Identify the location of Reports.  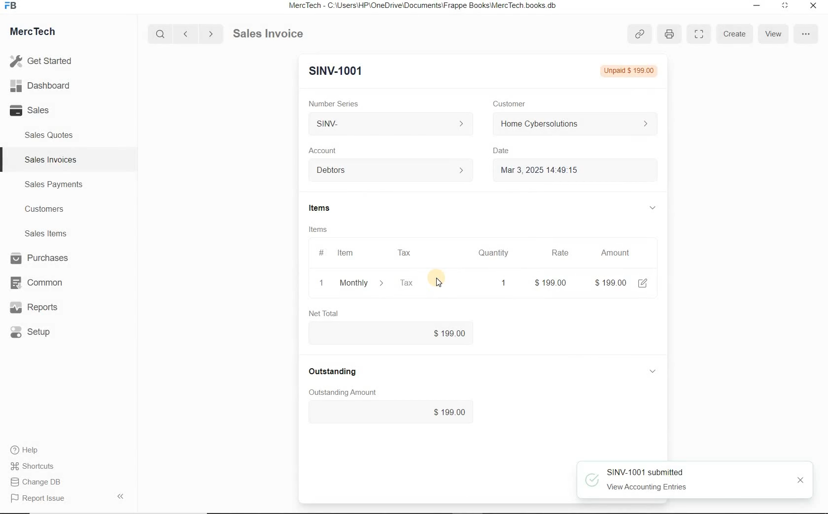
(41, 308).